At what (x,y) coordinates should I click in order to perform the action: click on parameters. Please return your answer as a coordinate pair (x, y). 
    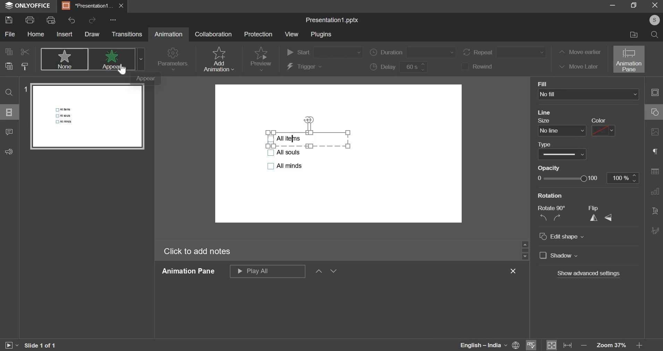
    Looking at the image, I should click on (173, 60).